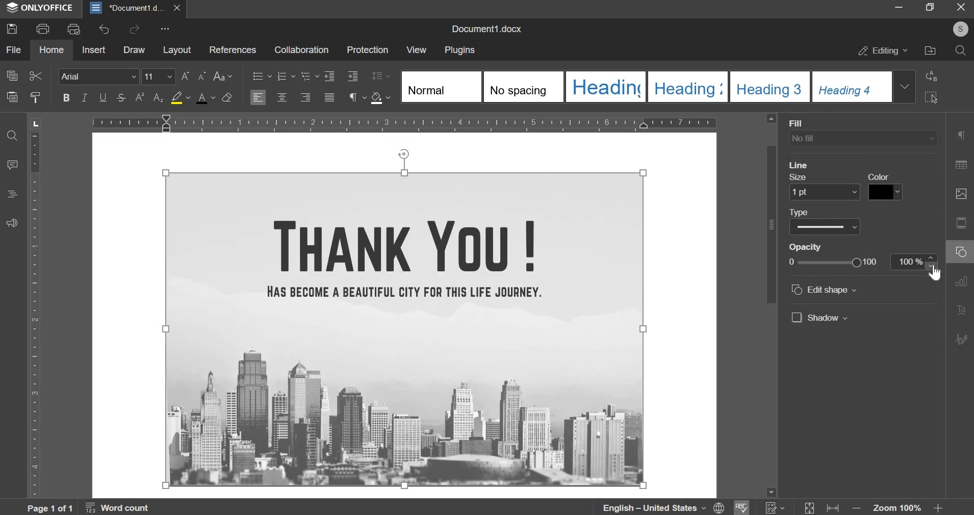 The image size is (974, 515). Describe the element at coordinates (177, 49) in the screenshot. I see `layout` at that location.